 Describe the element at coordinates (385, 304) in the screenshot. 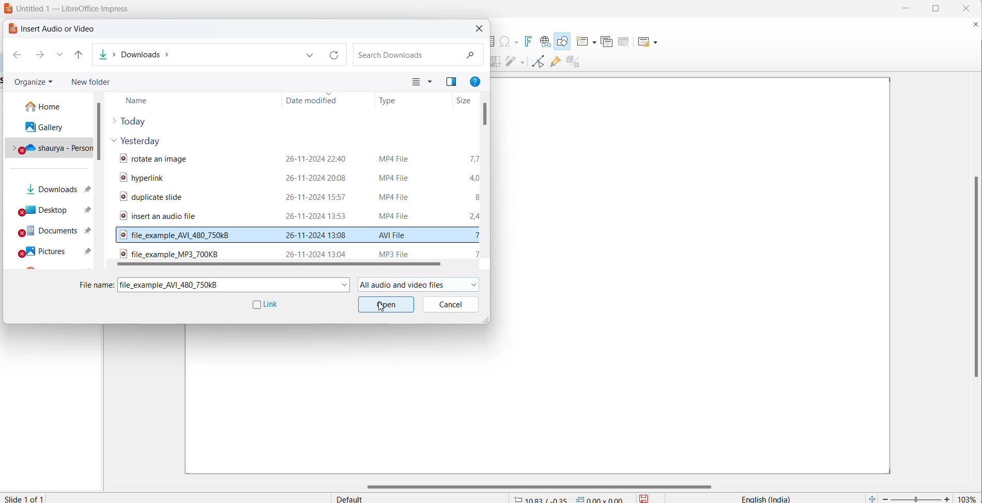

I see `open` at that location.